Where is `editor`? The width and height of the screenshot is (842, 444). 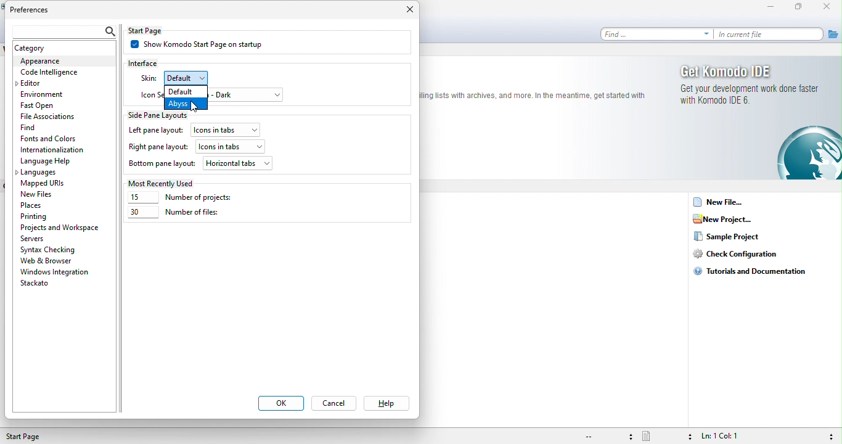
editor is located at coordinates (37, 83).